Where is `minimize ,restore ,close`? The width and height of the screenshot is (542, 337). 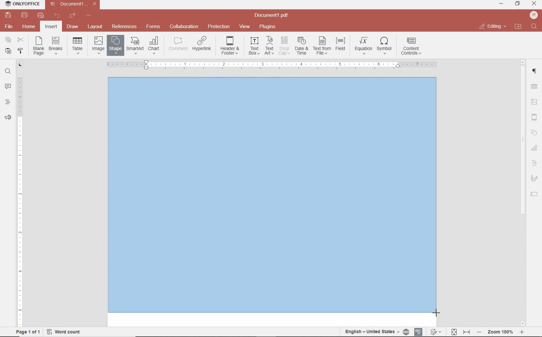
minimize ,restore ,close is located at coordinates (535, 4).